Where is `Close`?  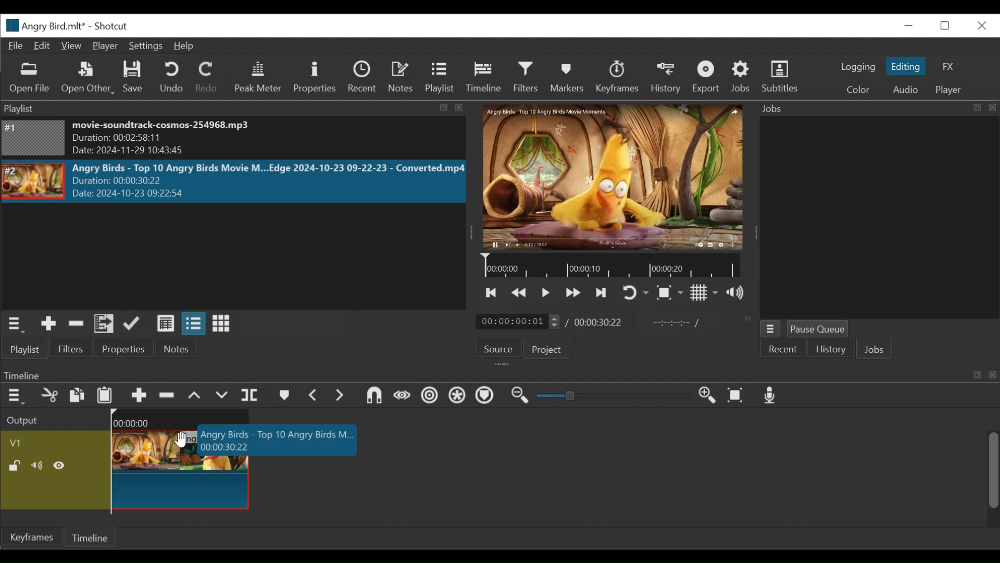
Close is located at coordinates (982, 24).